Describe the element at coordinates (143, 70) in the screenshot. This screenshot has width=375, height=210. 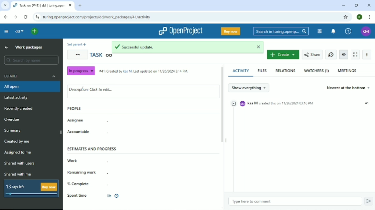
I see `#41: Created by Kas m. Last updated on 11/26/2024 3:14 PM .` at that location.